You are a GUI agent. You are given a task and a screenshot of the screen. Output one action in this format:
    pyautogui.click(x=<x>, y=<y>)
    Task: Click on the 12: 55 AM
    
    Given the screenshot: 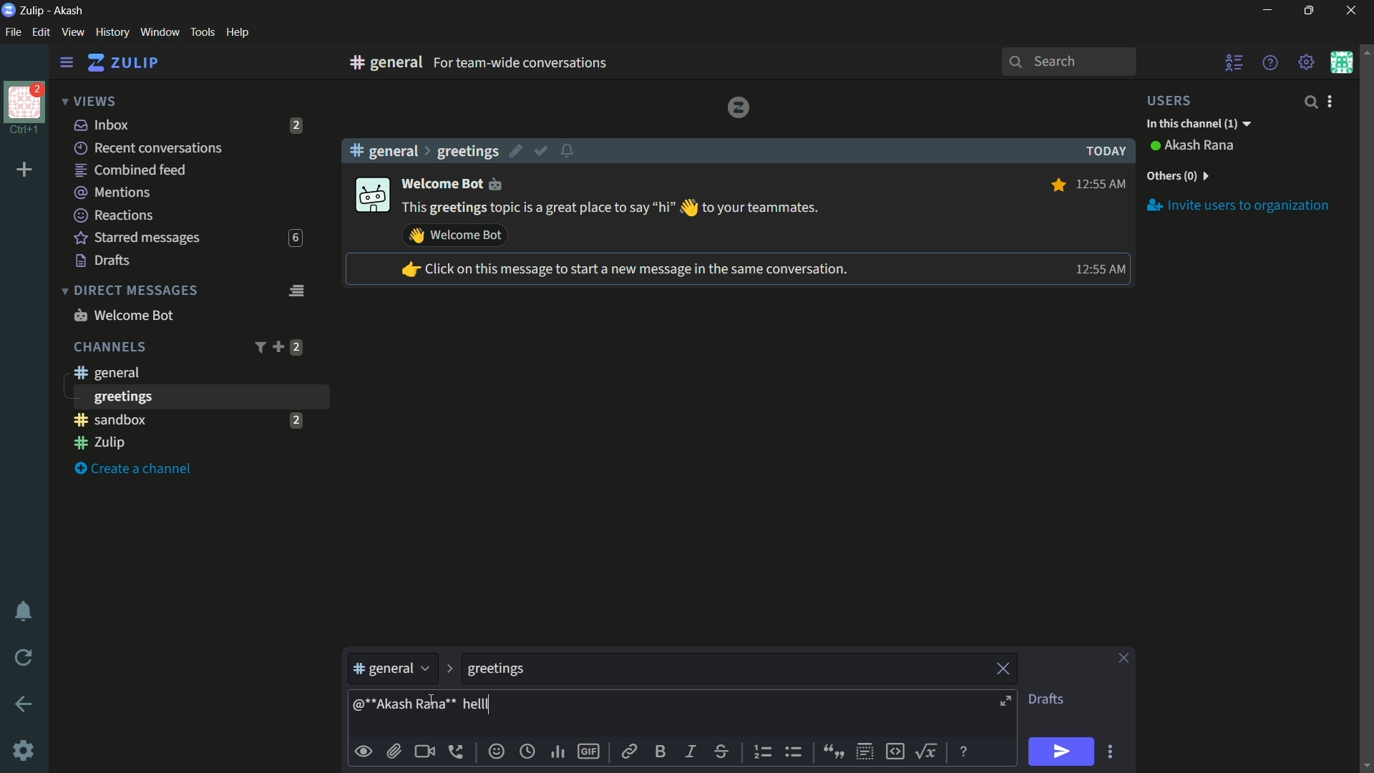 What is the action you would take?
    pyautogui.click(x=1098, y=269)
    